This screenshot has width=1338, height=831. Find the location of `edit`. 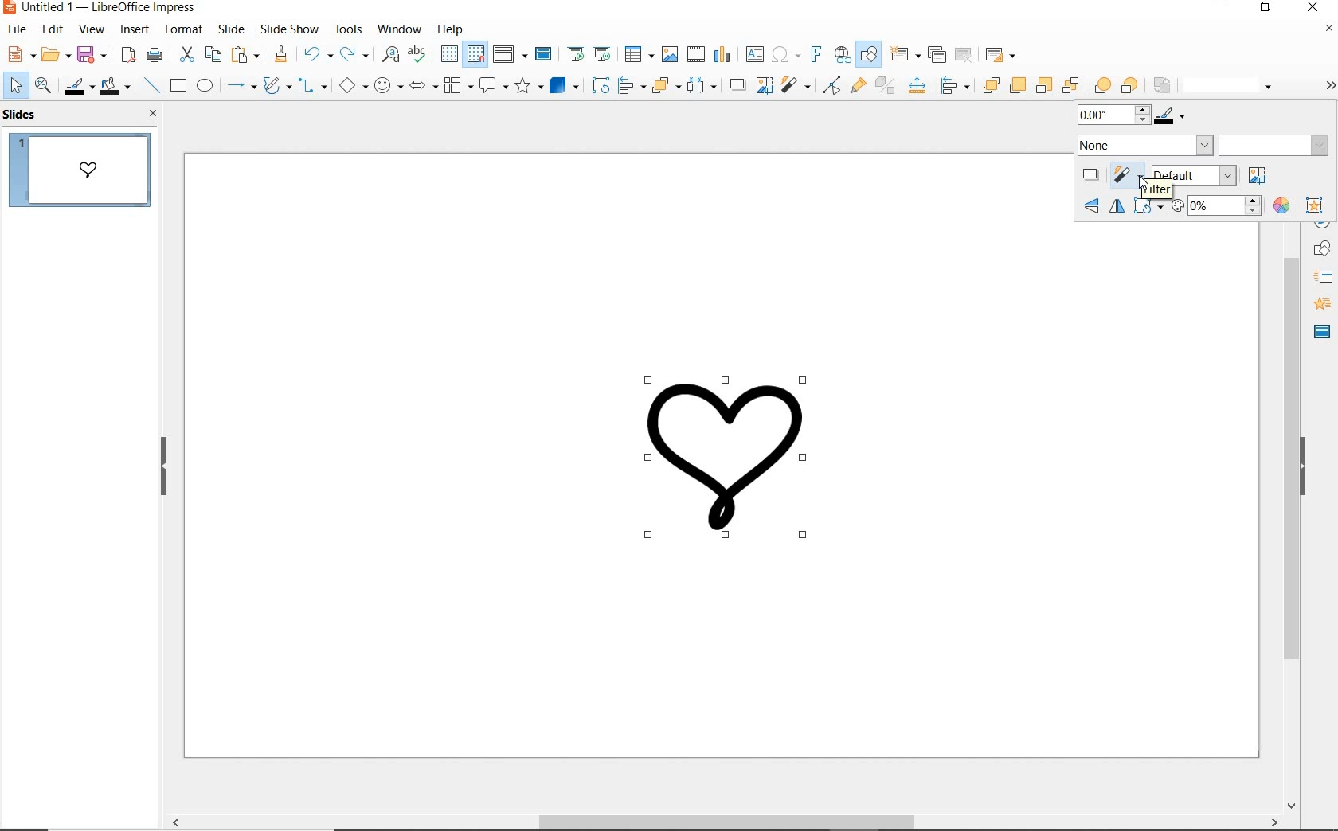

edit is located at coordinates (52, 29).